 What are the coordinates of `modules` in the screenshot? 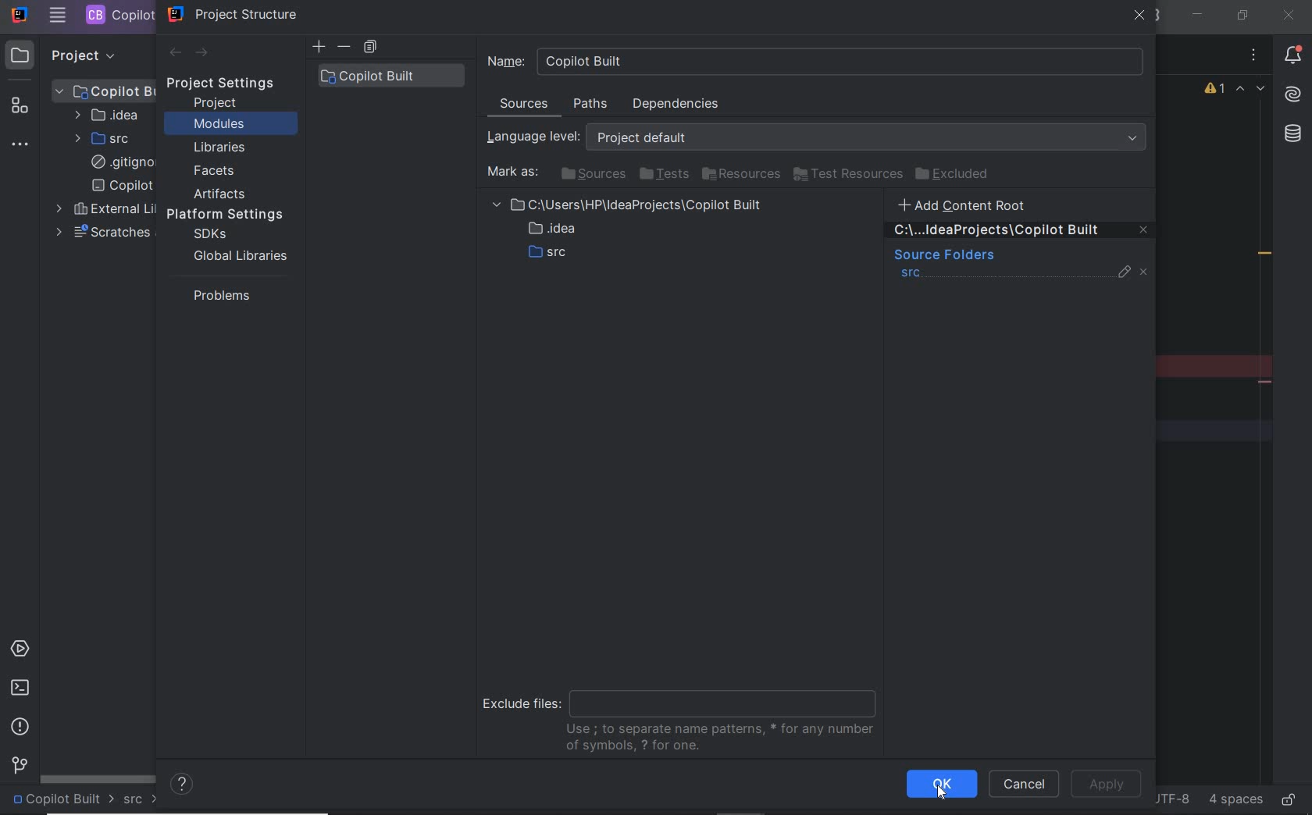 It's located at (219, 125).